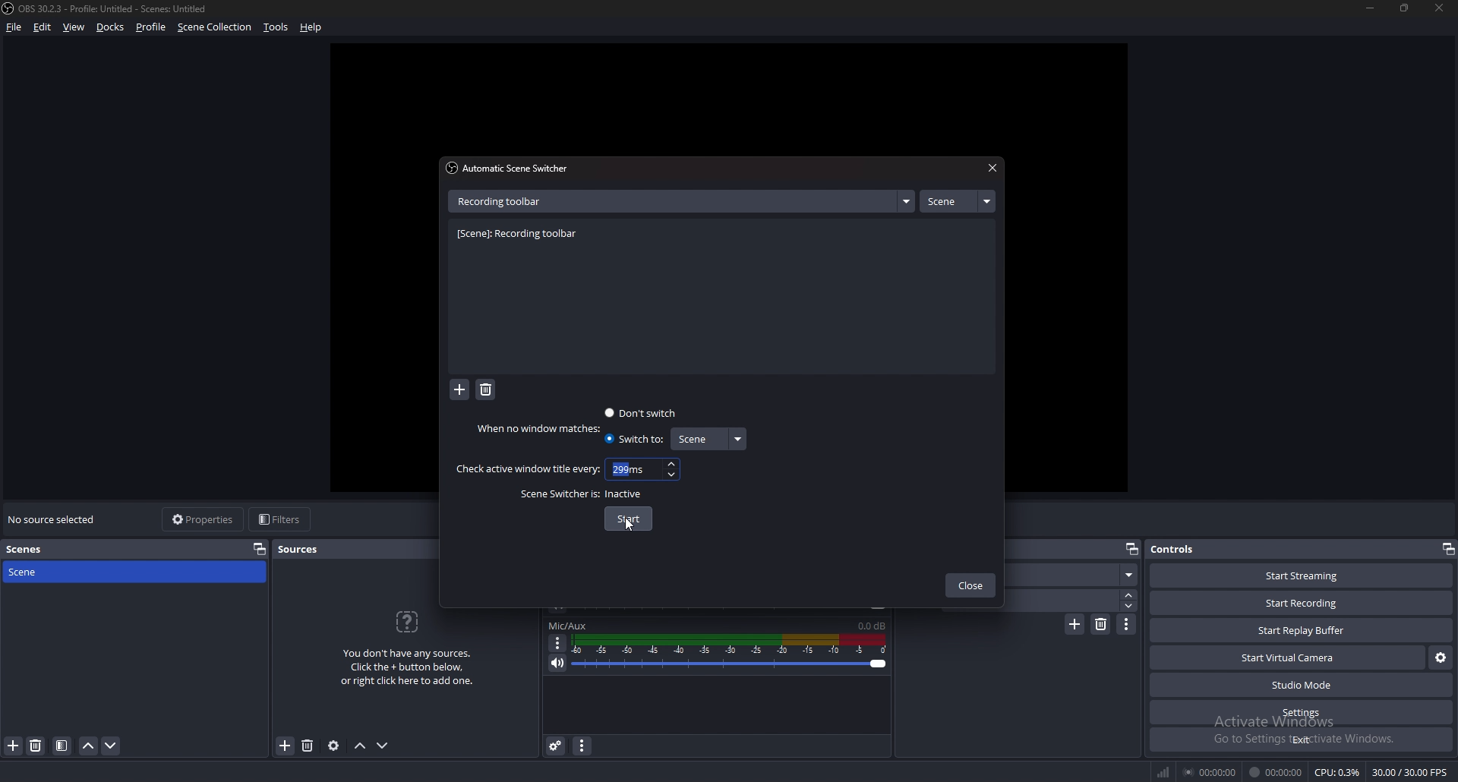 The image size is (1458, 782). I want to click on remove scene, so click(36, 746).